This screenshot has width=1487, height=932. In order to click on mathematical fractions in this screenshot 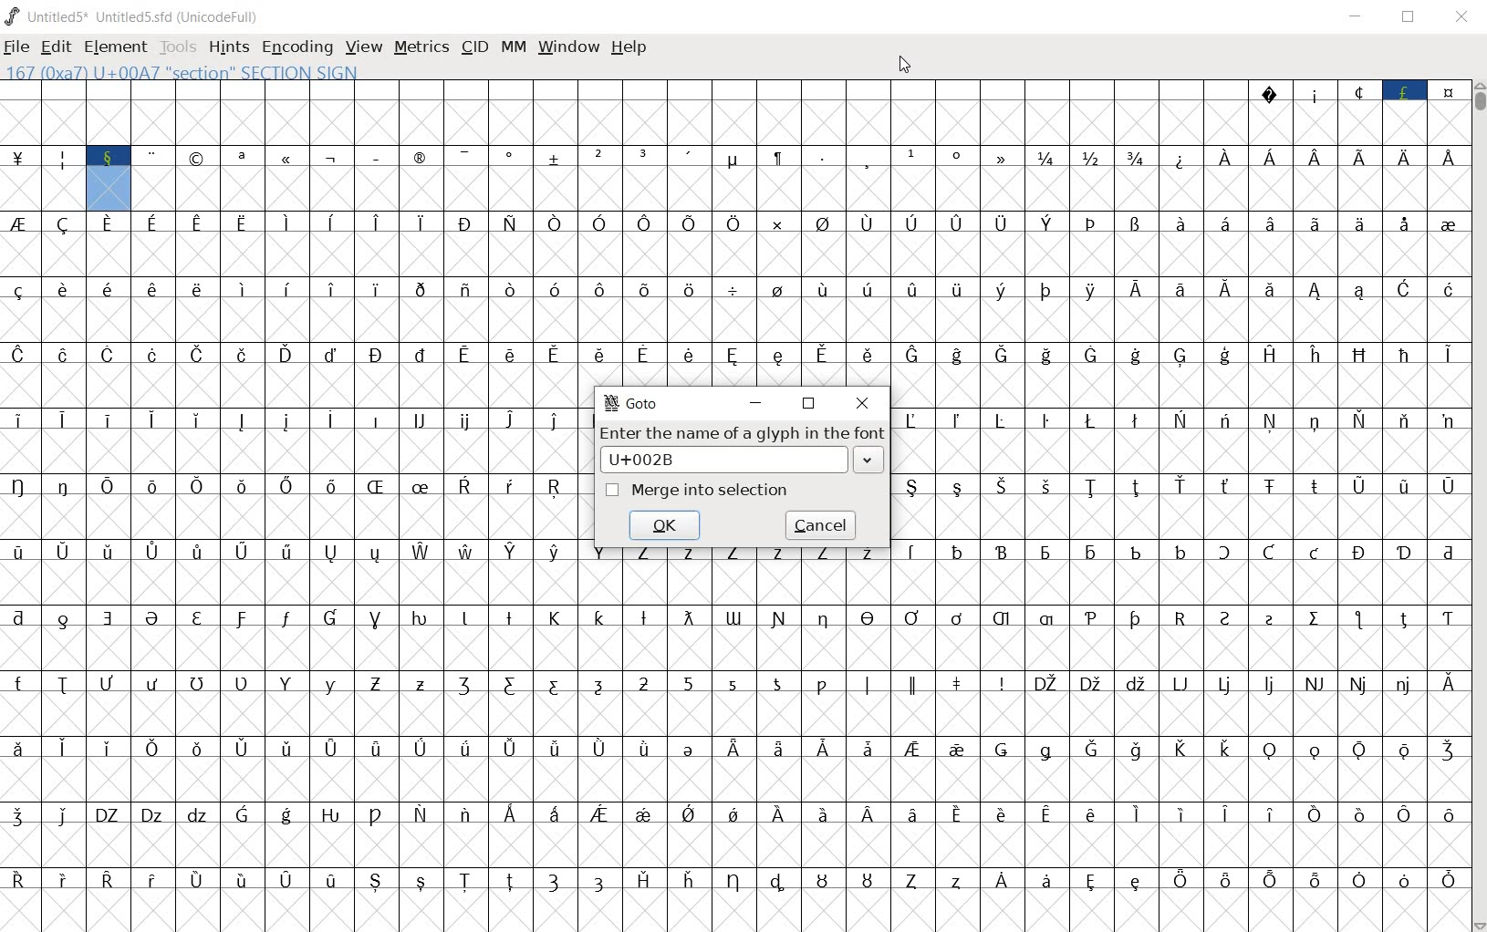, I will do `click(1092, 177)`.